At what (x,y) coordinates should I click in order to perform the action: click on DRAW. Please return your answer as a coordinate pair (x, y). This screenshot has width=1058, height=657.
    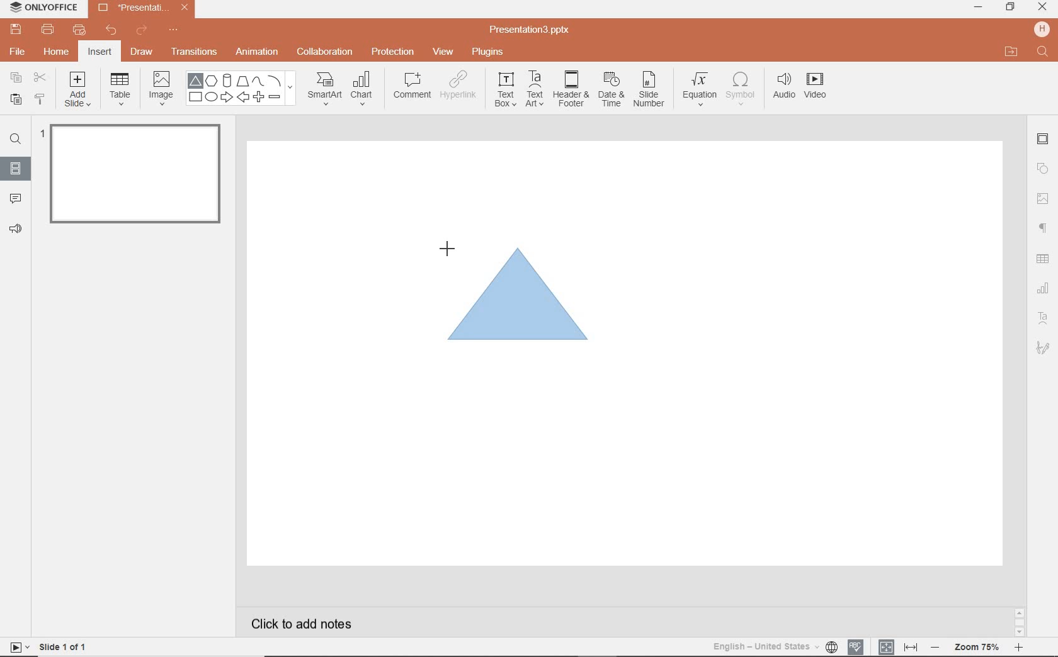
    Looking at the image, I should click on (142, 53).